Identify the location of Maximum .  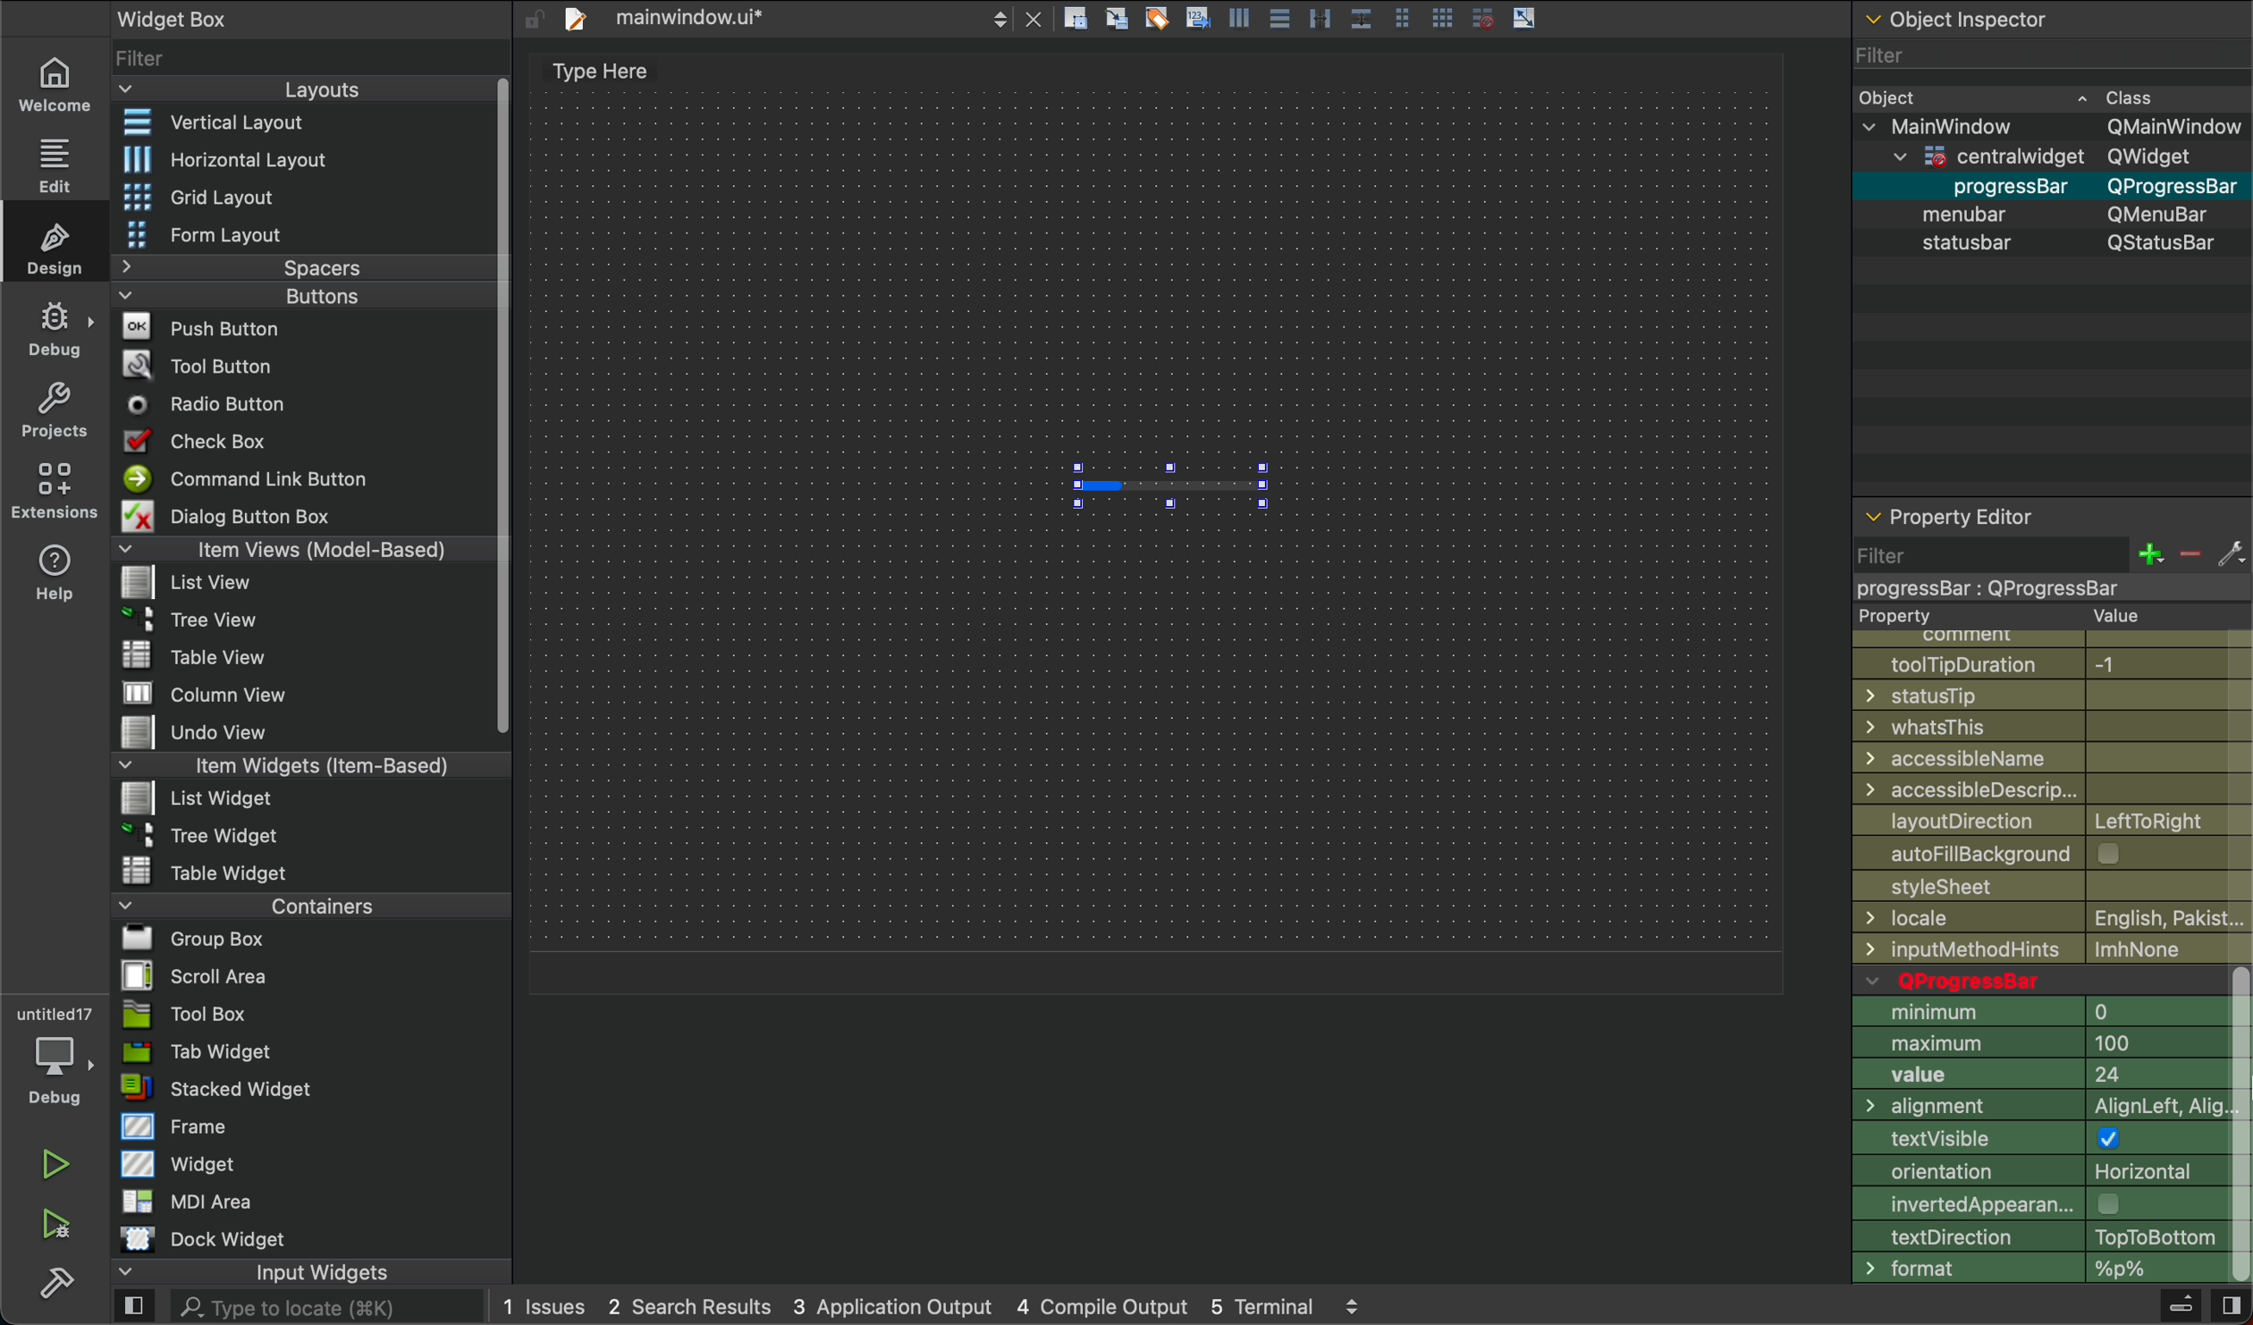
(2039, 1043).